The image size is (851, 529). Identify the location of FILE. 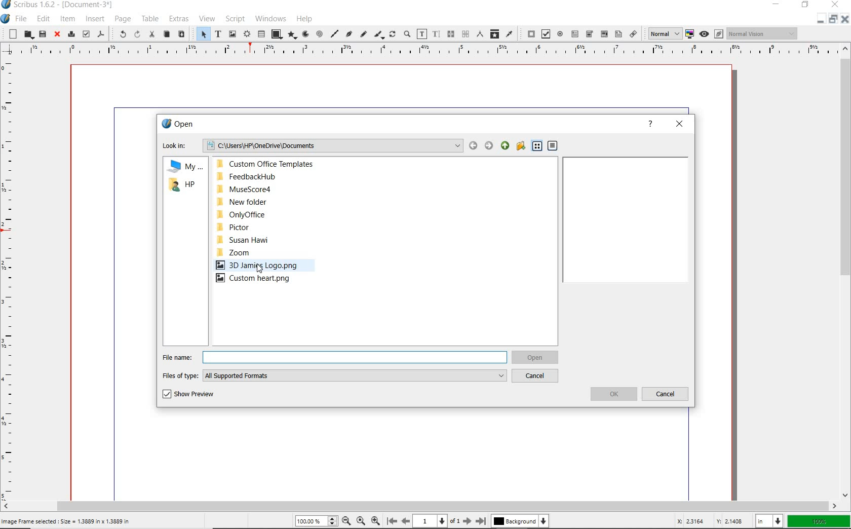
(22, 19).